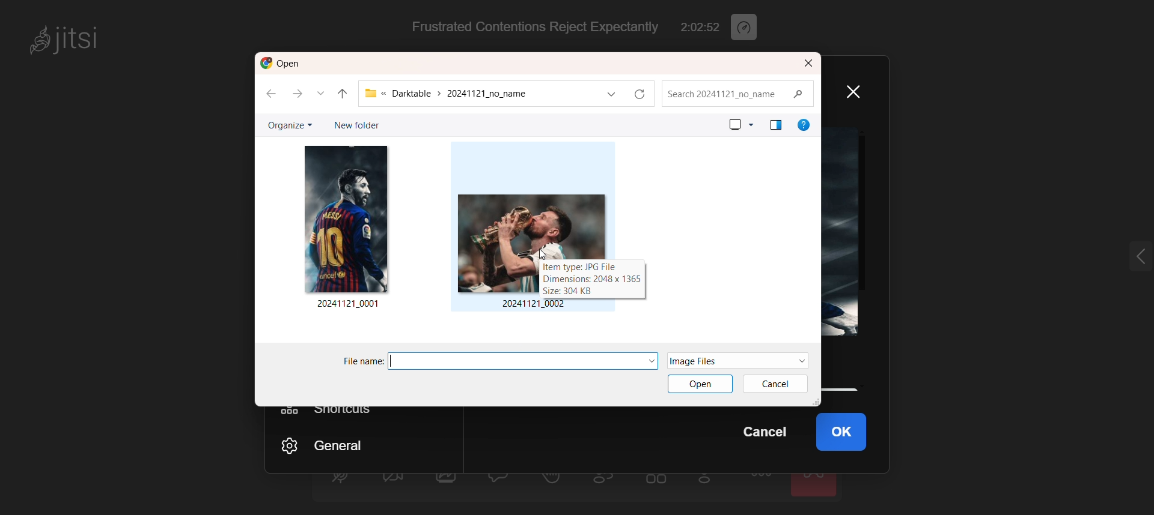  What do you see at coordinates (775, 124) in the screenshot?
I see `layout` at bounding box center [775, 124].